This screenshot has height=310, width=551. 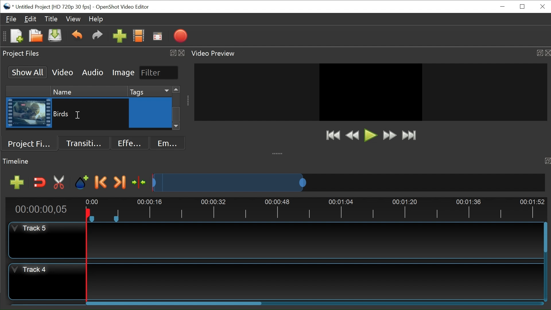 What do you see at coordinates (97, 36) in the screenshot?
I see `Redo` at bounding box center [97, 36].